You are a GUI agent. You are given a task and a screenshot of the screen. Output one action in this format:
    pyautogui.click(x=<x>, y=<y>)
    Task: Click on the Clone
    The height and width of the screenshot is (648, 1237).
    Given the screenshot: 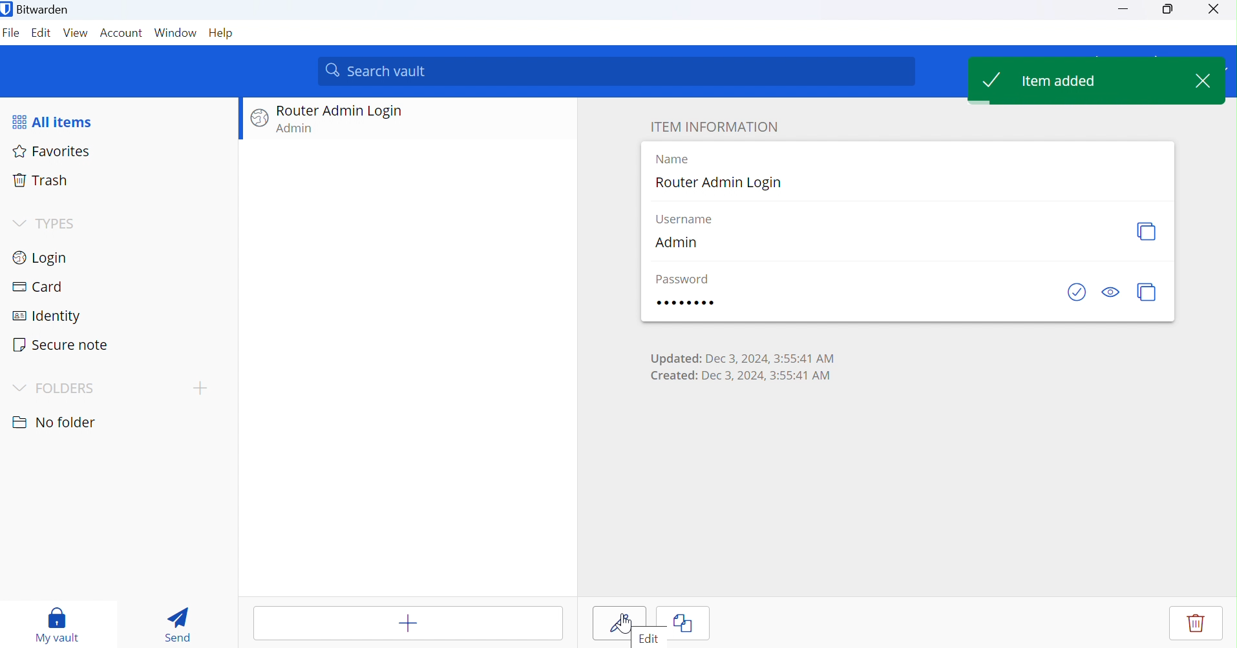 What is the action you would take?
    pyautogui.click(x=690, y=624)
    